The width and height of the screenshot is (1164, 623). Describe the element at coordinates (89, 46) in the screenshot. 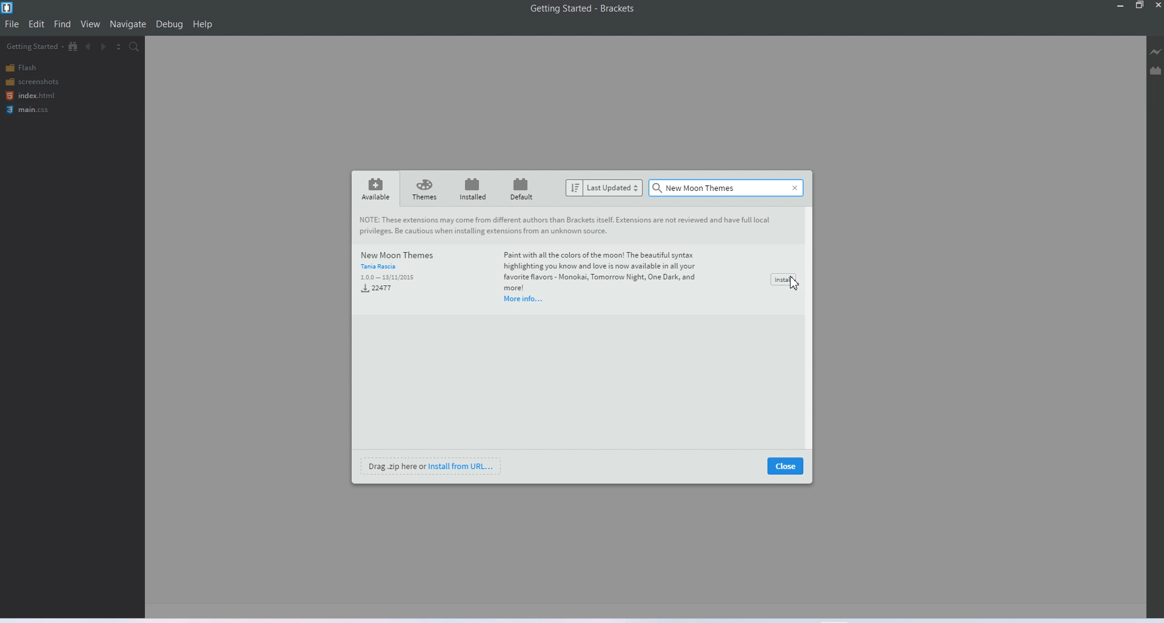

I see `Navigate backward` at that location.